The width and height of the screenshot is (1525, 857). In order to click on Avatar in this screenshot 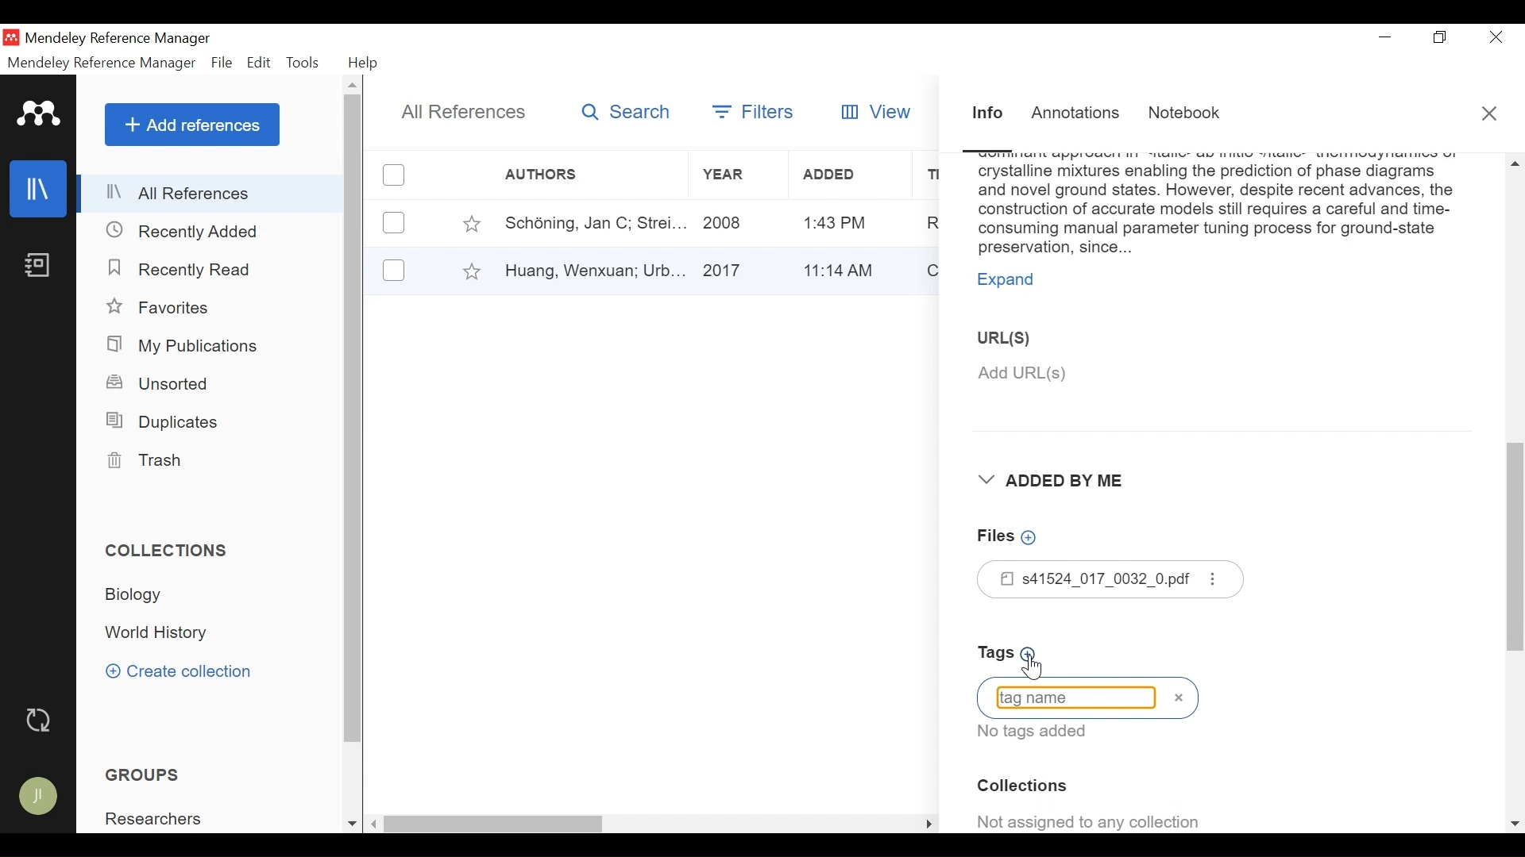, I will do `click(39, 797)`.